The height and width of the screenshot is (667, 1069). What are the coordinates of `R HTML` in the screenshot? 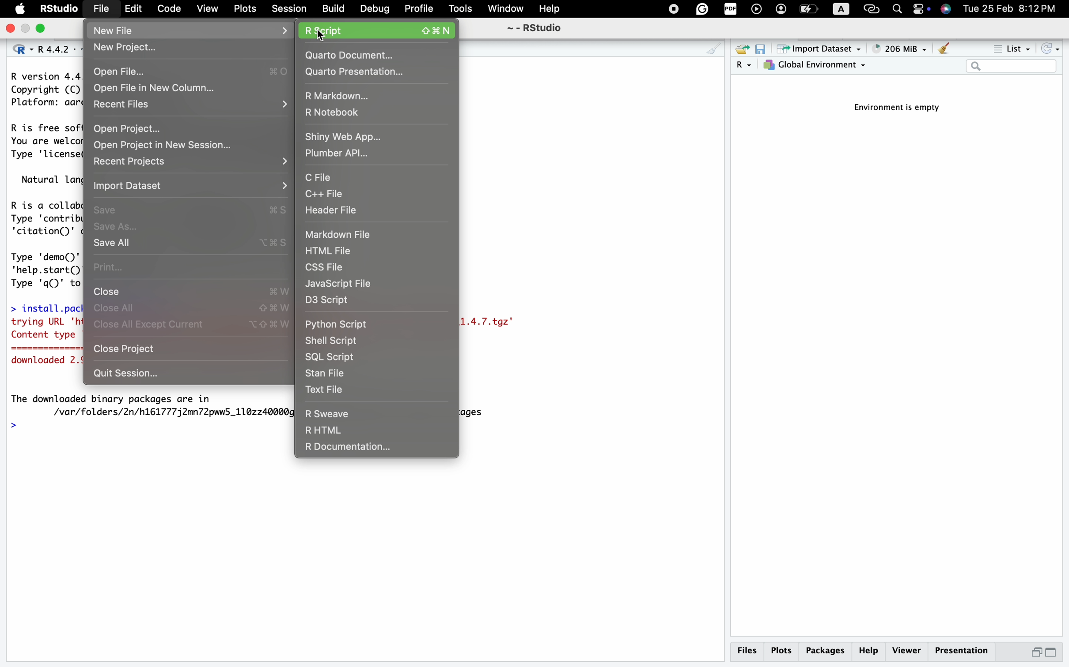 It's located at (352, 430).